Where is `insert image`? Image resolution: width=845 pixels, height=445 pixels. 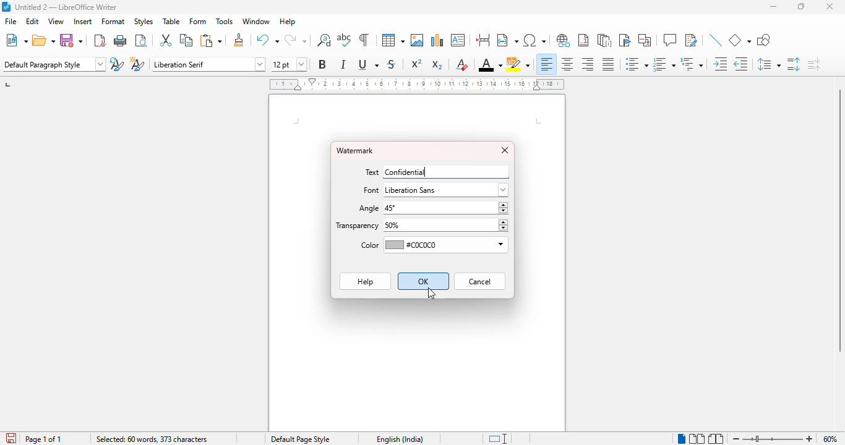 insert image is located at coordinates (417, 40).